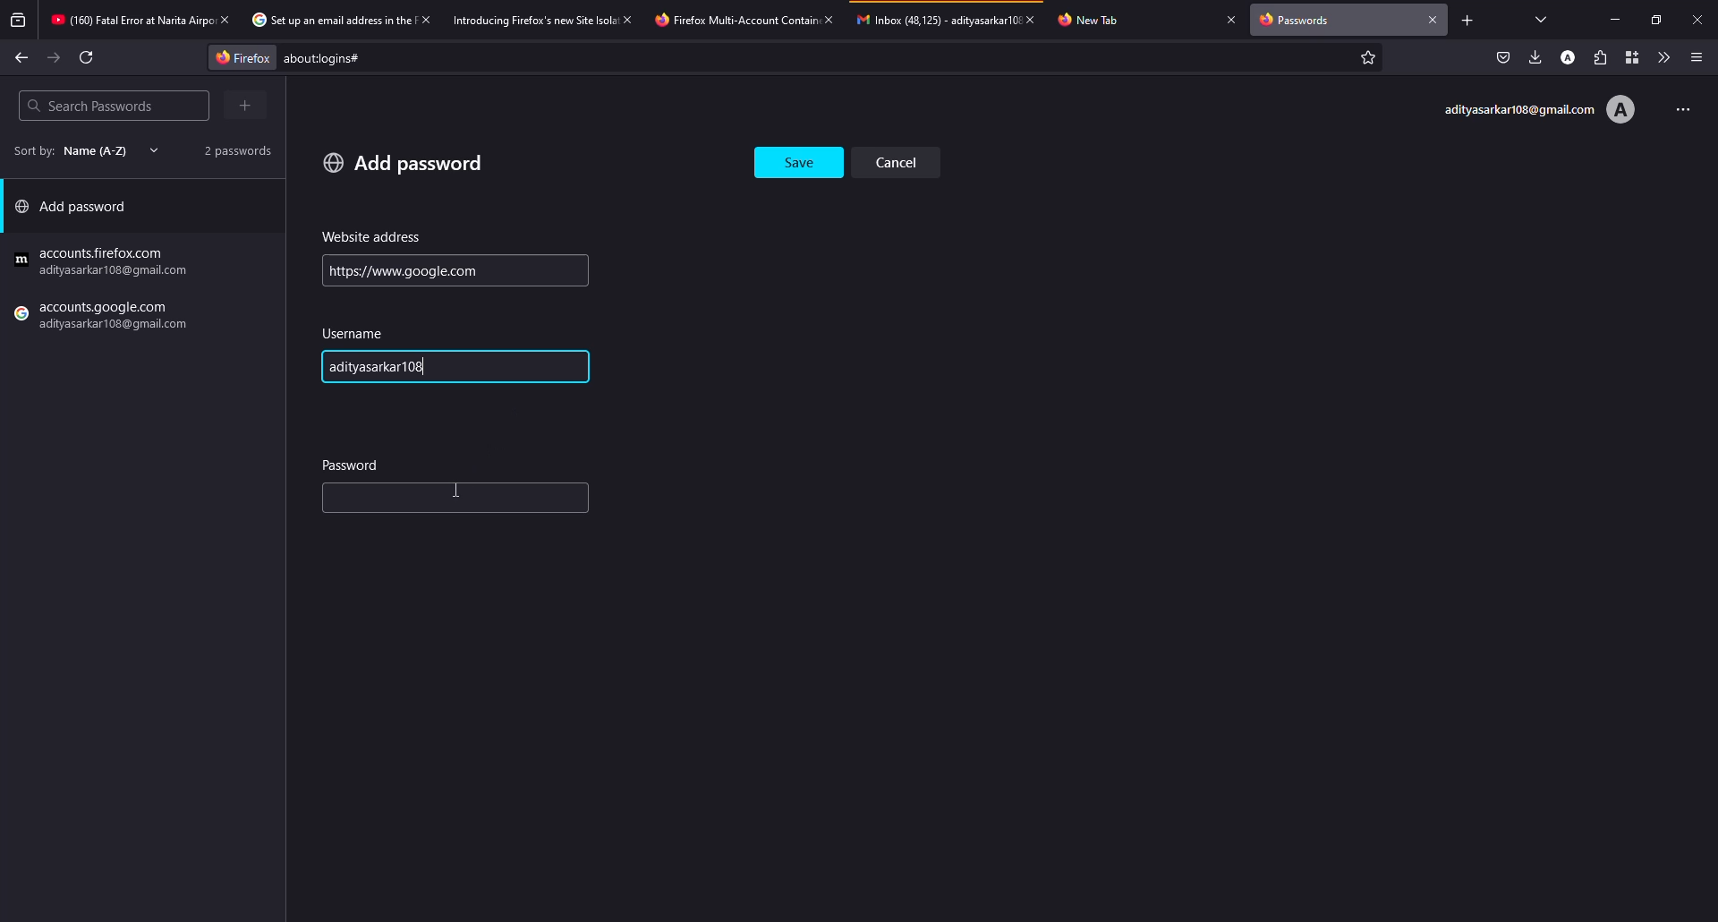  I want to click on close, so click(1231, 19).